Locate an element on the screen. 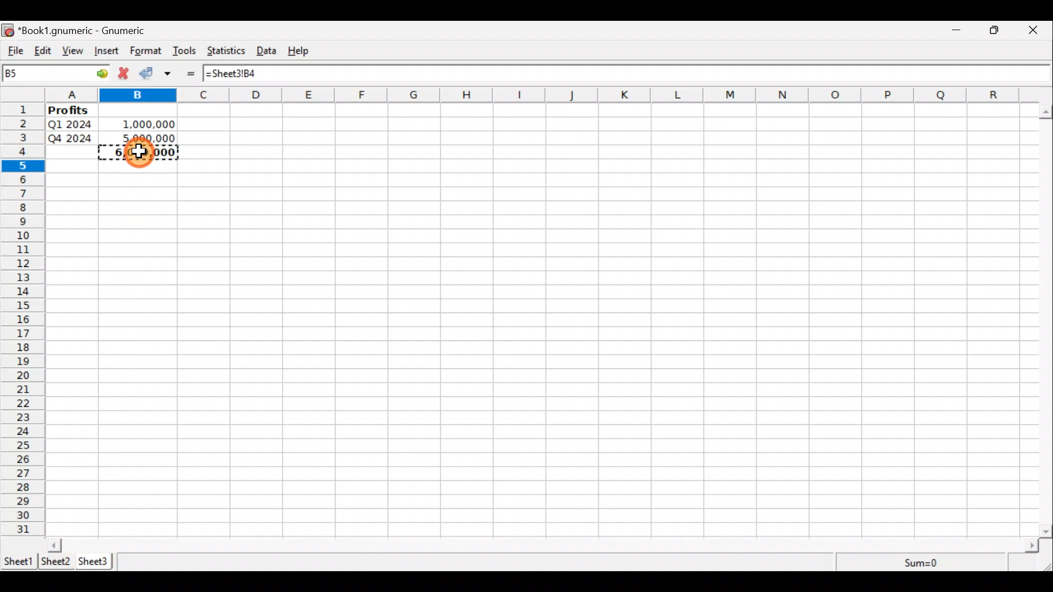 This screenshot has height=592, width=1053. Enter formula is located at coordinates (195, 73).